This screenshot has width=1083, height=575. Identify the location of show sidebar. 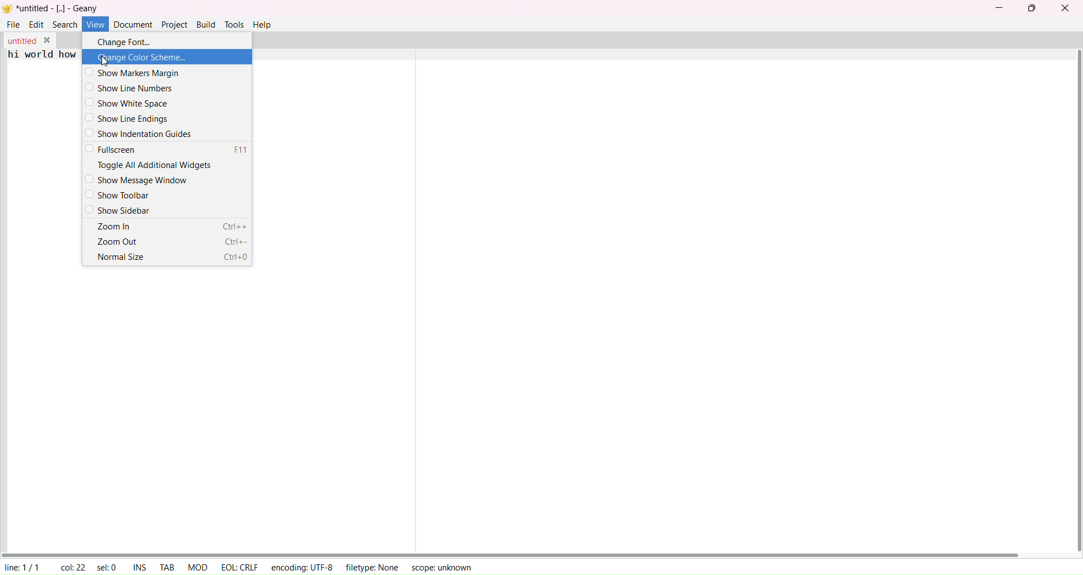
(120, 210).